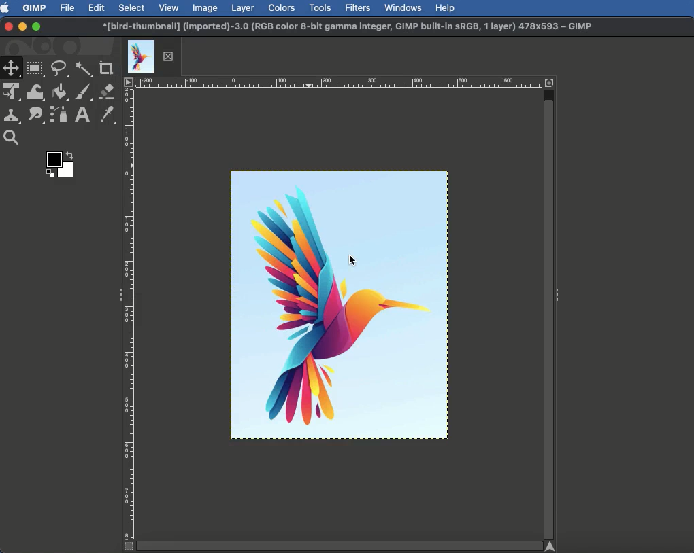  I want to click on Minimize, so click(22, 26).